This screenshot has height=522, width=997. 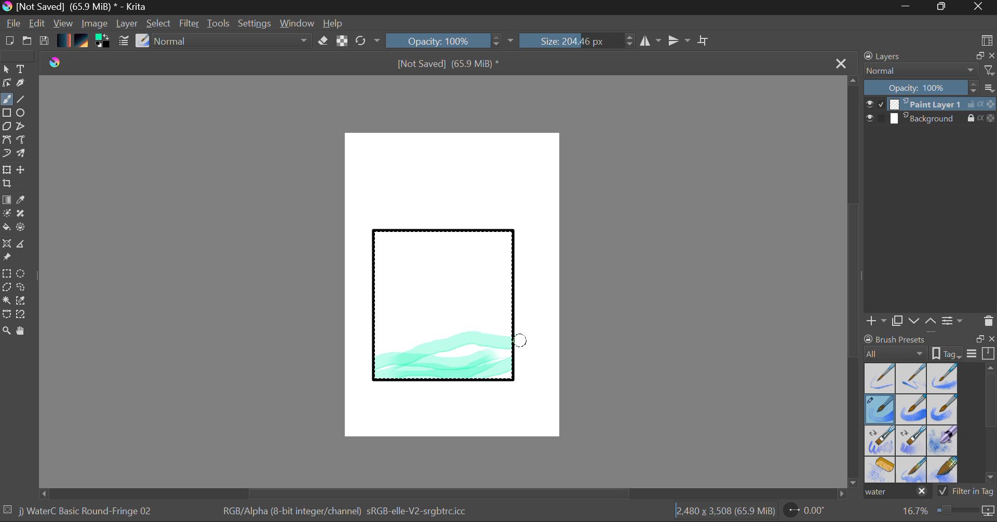 What do you see at coordinates (931, 88) in the screenshot?
I see `Layer Opacity` at bounding box center [931, 88].